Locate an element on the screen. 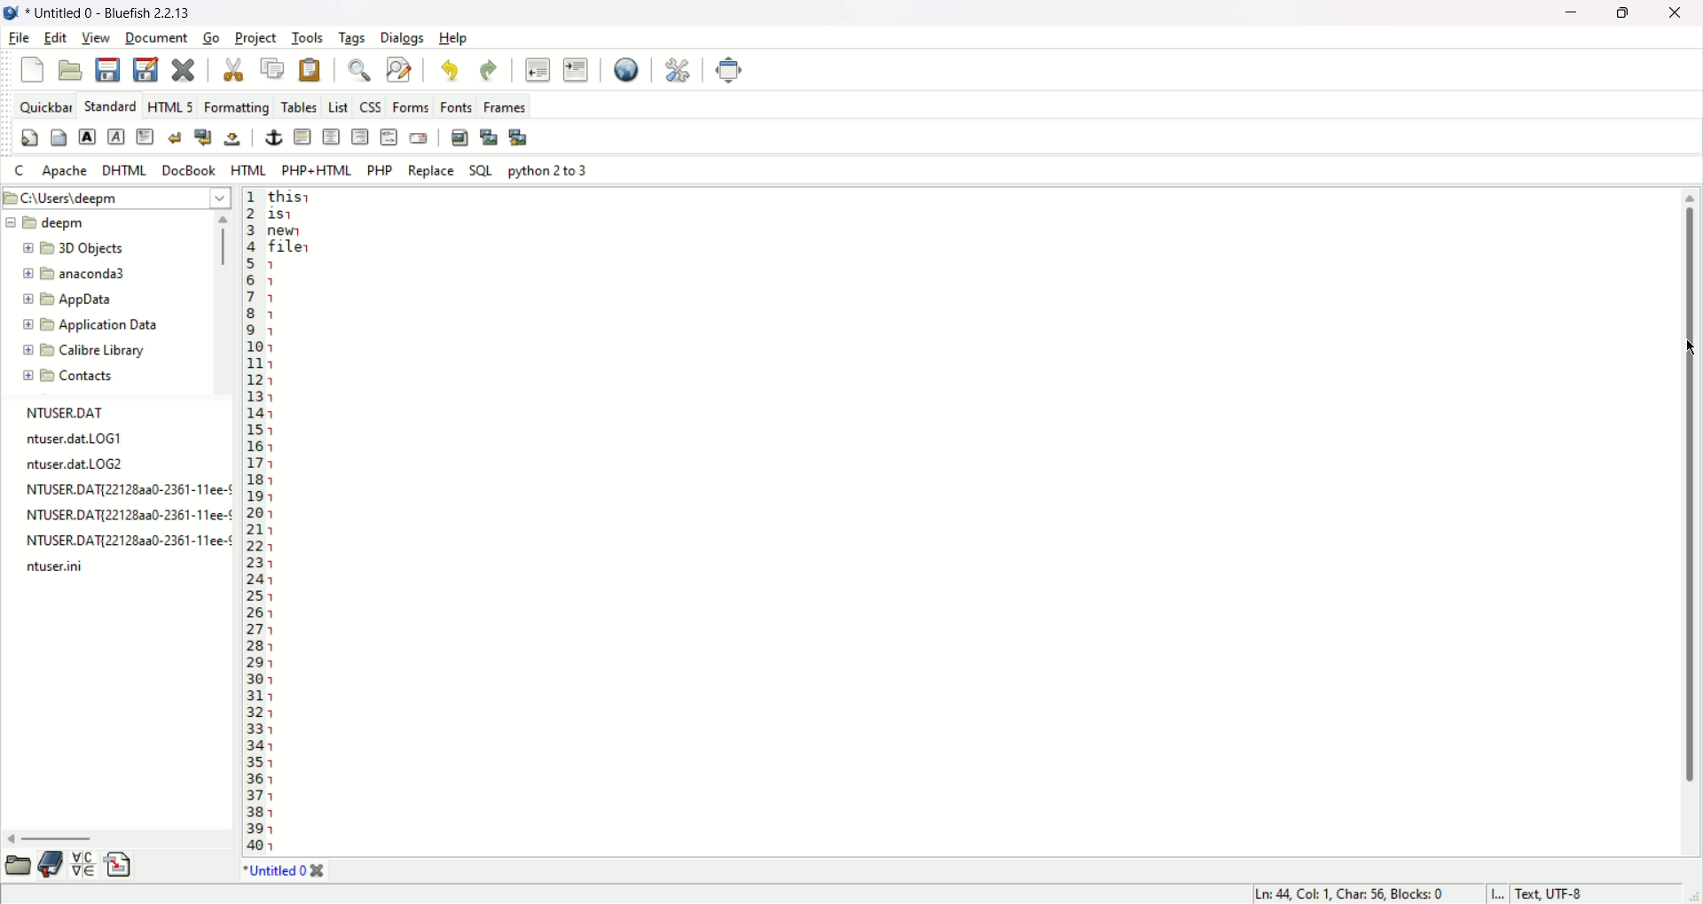 Image resolution: width=1703 pixels, height=904 pixels. close is located at coordinates (318, 871).